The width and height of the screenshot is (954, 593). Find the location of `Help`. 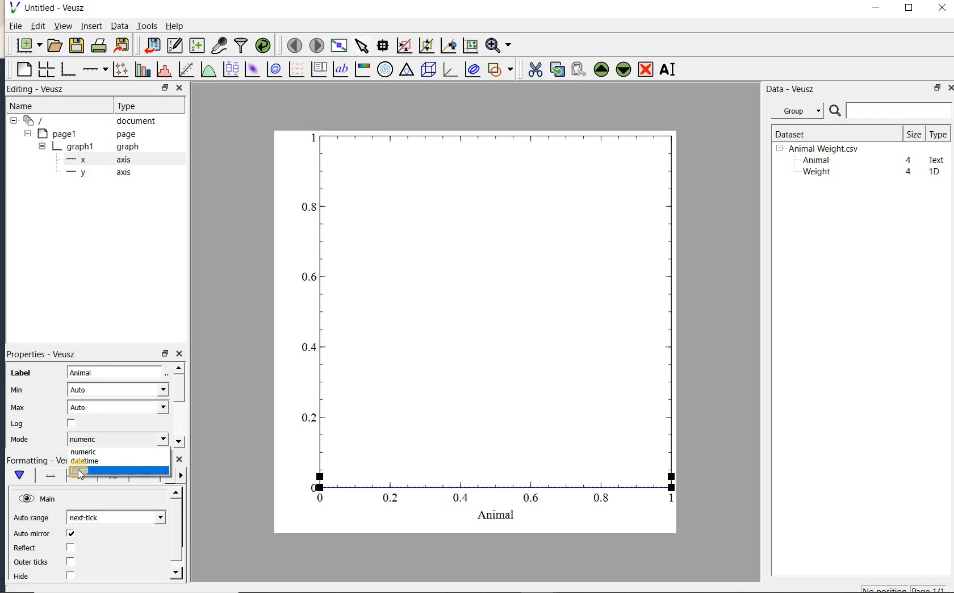

Help is located at coordinates (174, 26).